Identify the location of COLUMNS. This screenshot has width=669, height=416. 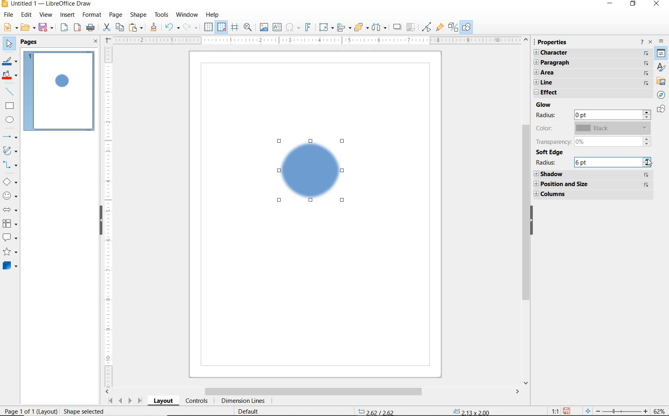
(595, 195).